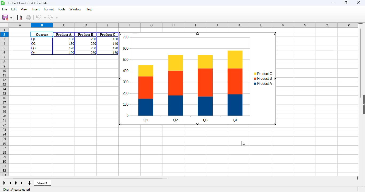  I want to click on 250, so click(93, 48).